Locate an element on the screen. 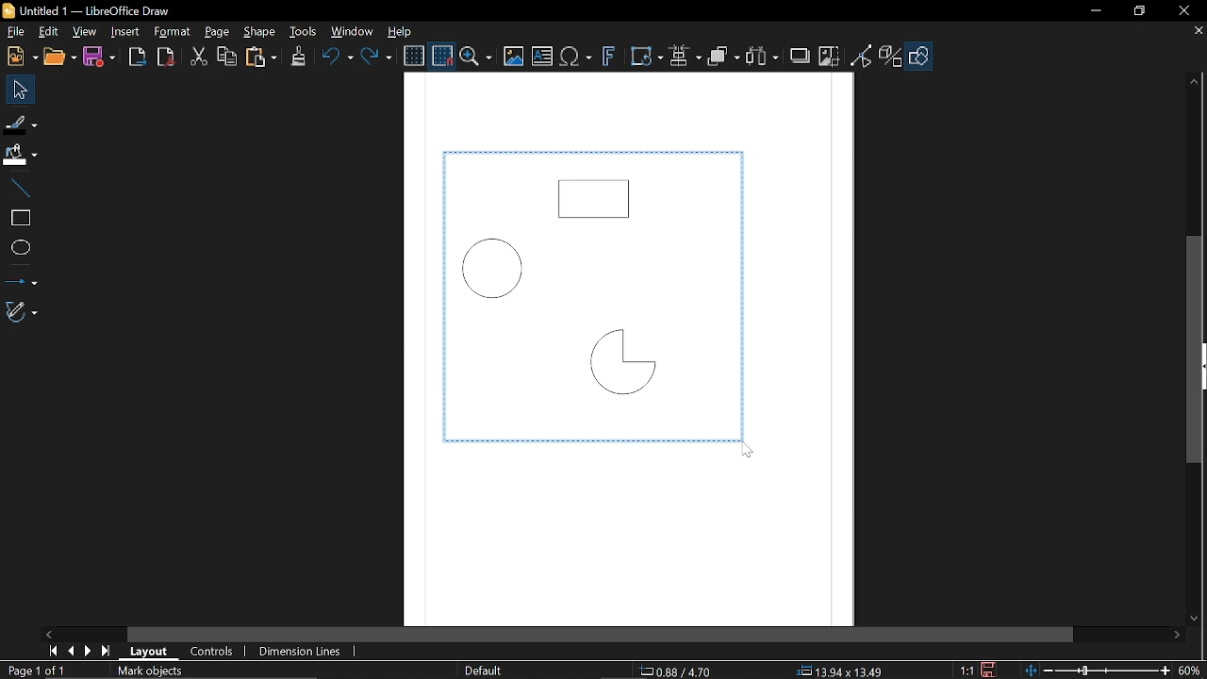 The image size is (1207, 679). Toggle point of view is located at coordinates (861, 56).